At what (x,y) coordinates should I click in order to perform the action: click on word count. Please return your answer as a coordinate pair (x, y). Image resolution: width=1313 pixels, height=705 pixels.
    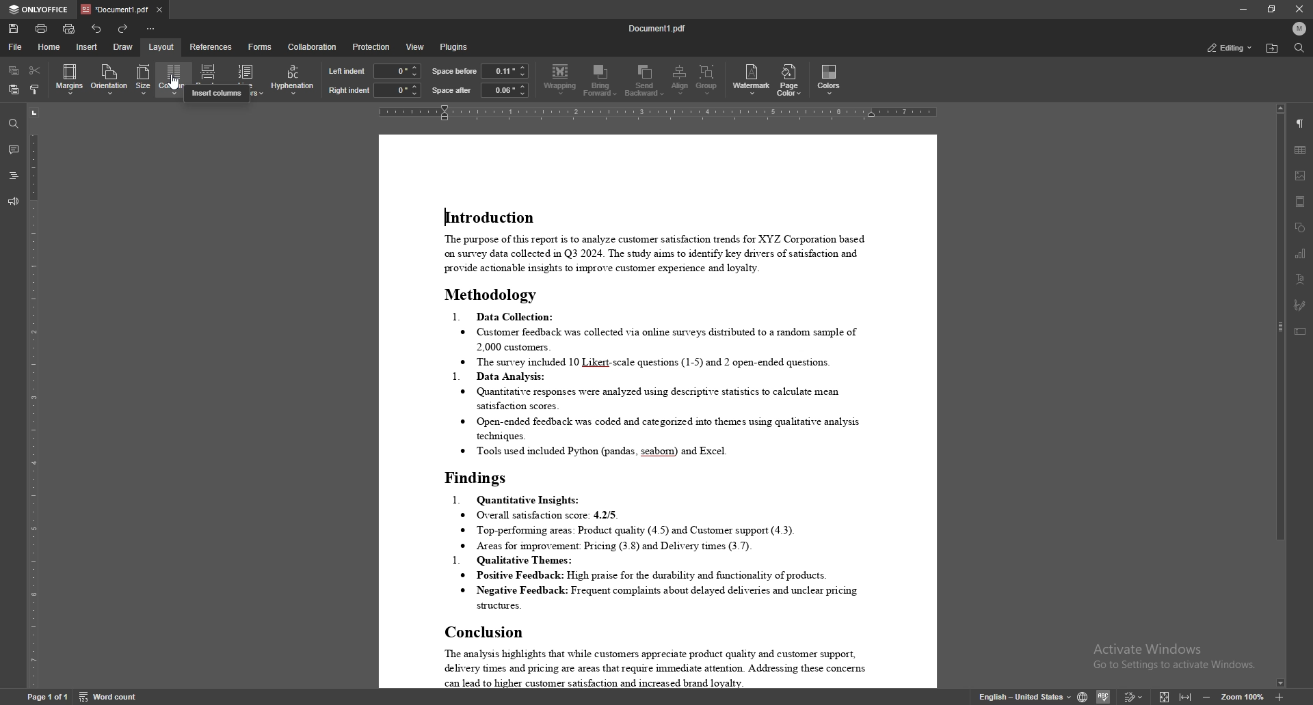
    Looking at the image, I should click on (107, 696).